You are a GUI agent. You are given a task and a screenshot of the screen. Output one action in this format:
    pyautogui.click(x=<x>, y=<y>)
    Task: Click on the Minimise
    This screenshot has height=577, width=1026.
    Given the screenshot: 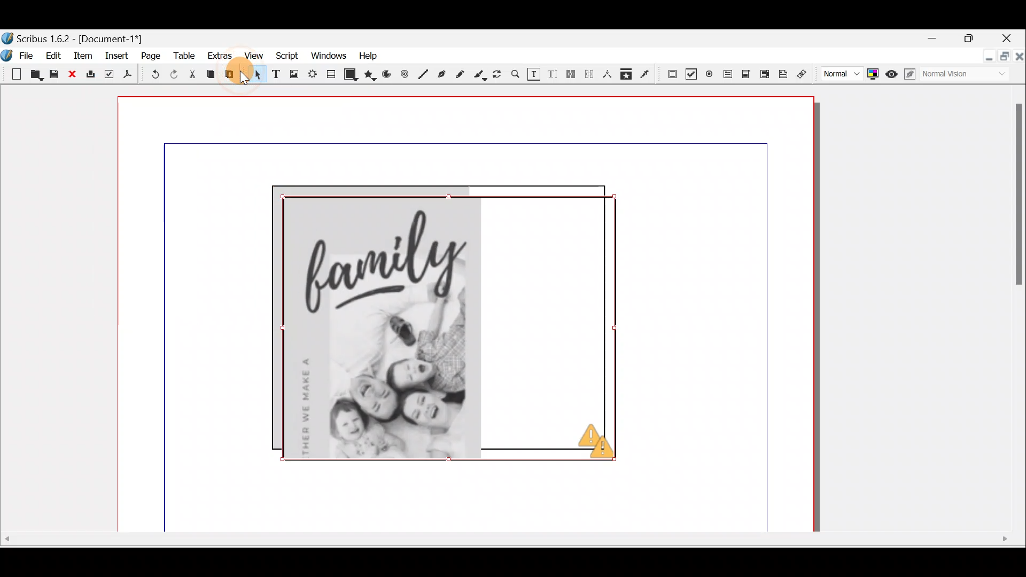 What is the action you would take?
    pyautogui.click(x=982, y=59)
    